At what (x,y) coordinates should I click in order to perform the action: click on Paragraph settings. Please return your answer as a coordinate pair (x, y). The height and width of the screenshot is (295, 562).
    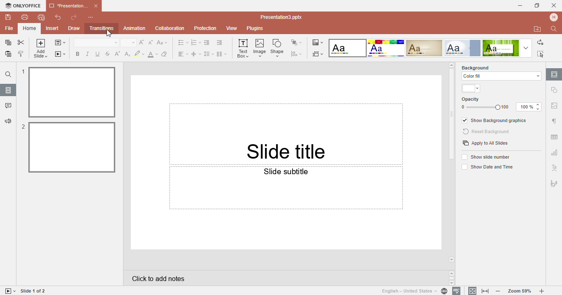
    Looking at the image, I should click on (554, 121).